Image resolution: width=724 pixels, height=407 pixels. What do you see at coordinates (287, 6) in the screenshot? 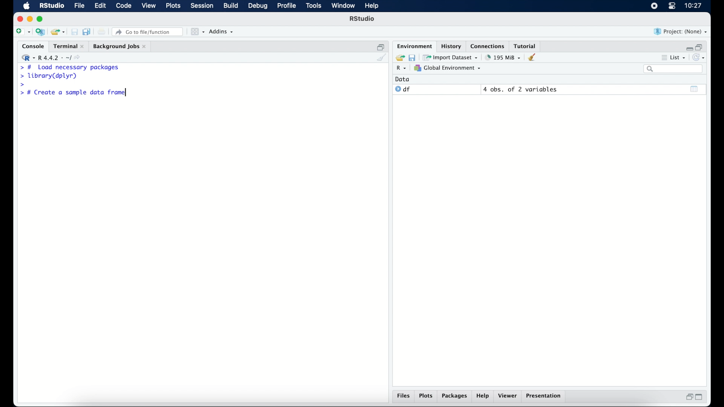
I see `profile` at bounding box center [287, 6].